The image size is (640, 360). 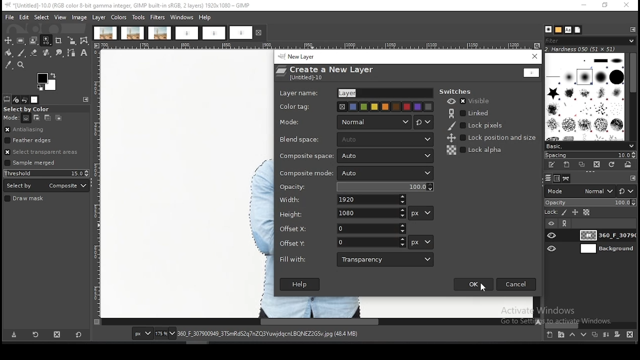 What do you see at coordinates (42, 17) in the screenshot?
I see `select` at bounding box center [42, 17].